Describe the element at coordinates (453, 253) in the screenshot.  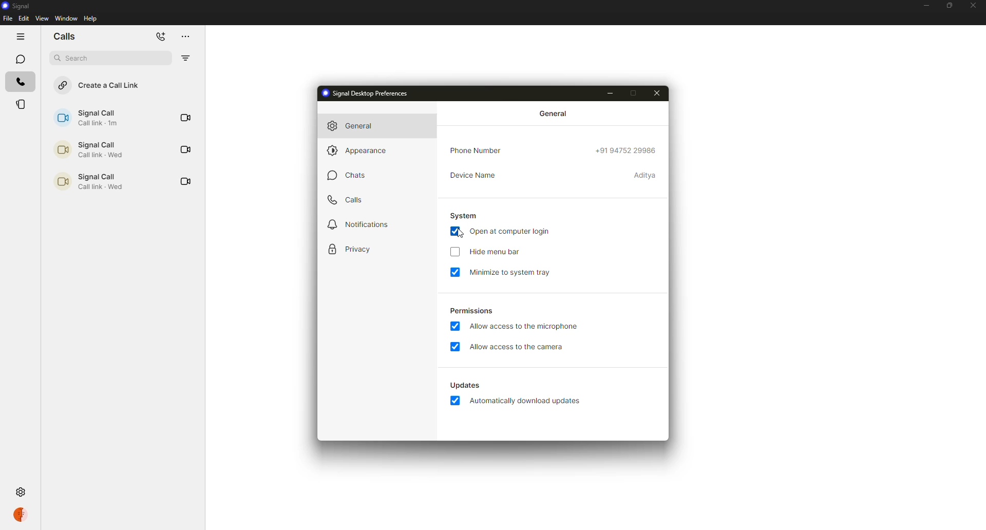
I see `click to enable` at that location.